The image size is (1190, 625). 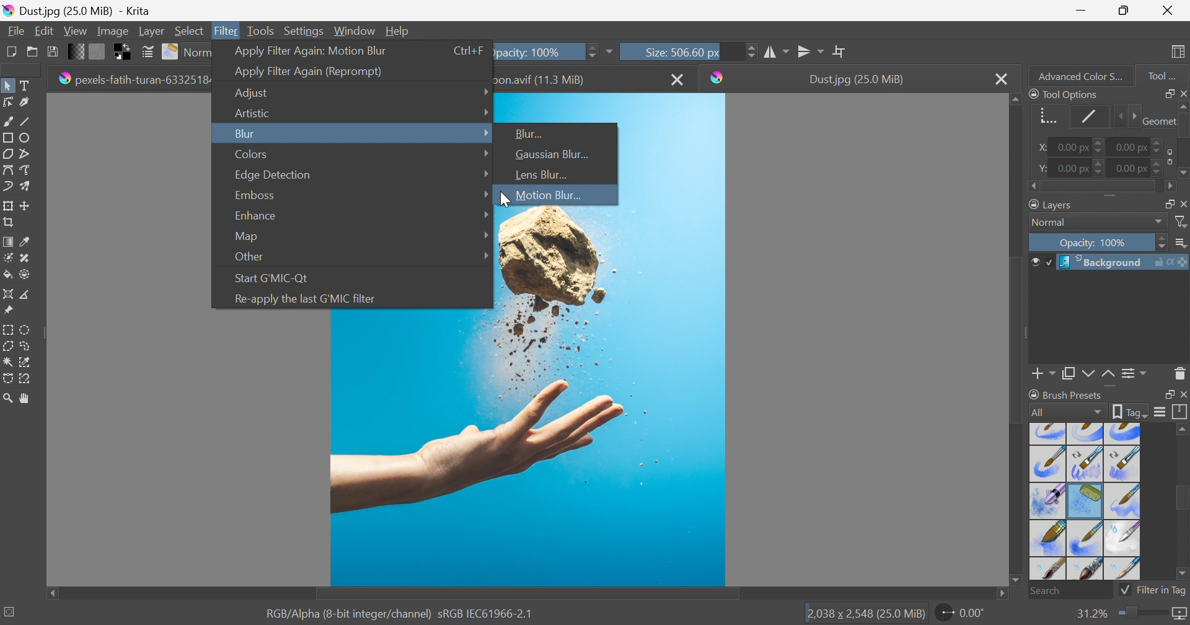 What do you see at coordinates (25, 275) in the screenshot?
I see `Endorse and fill tool` at bounding box center [25, 275].